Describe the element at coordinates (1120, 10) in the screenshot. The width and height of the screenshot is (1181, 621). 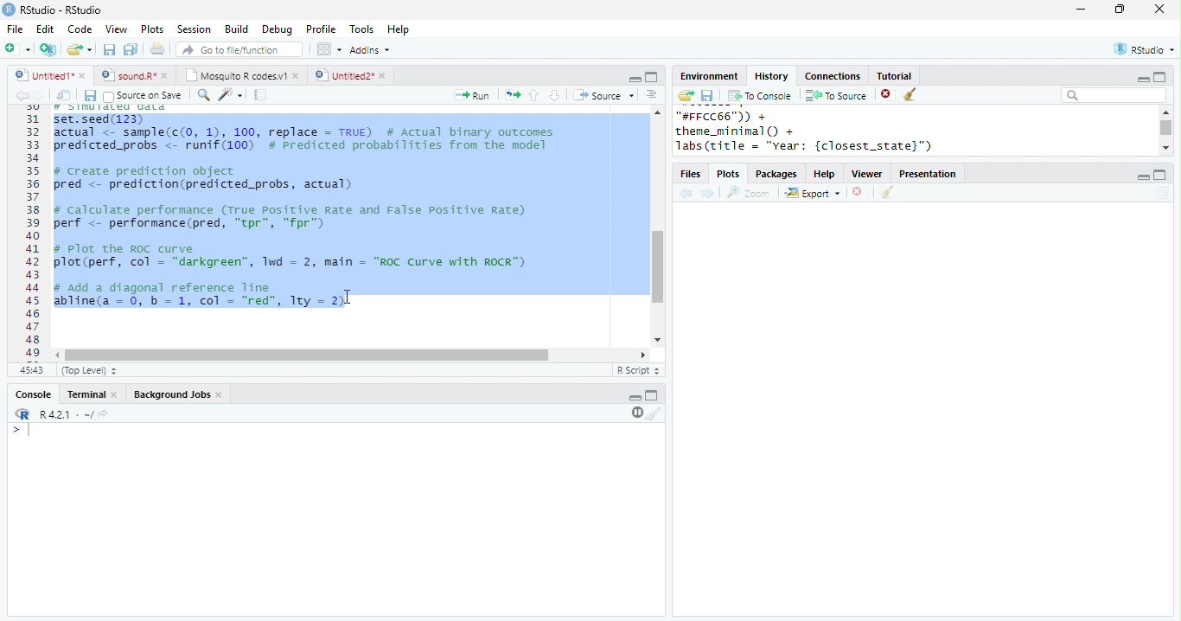
I see `resize` at that location.